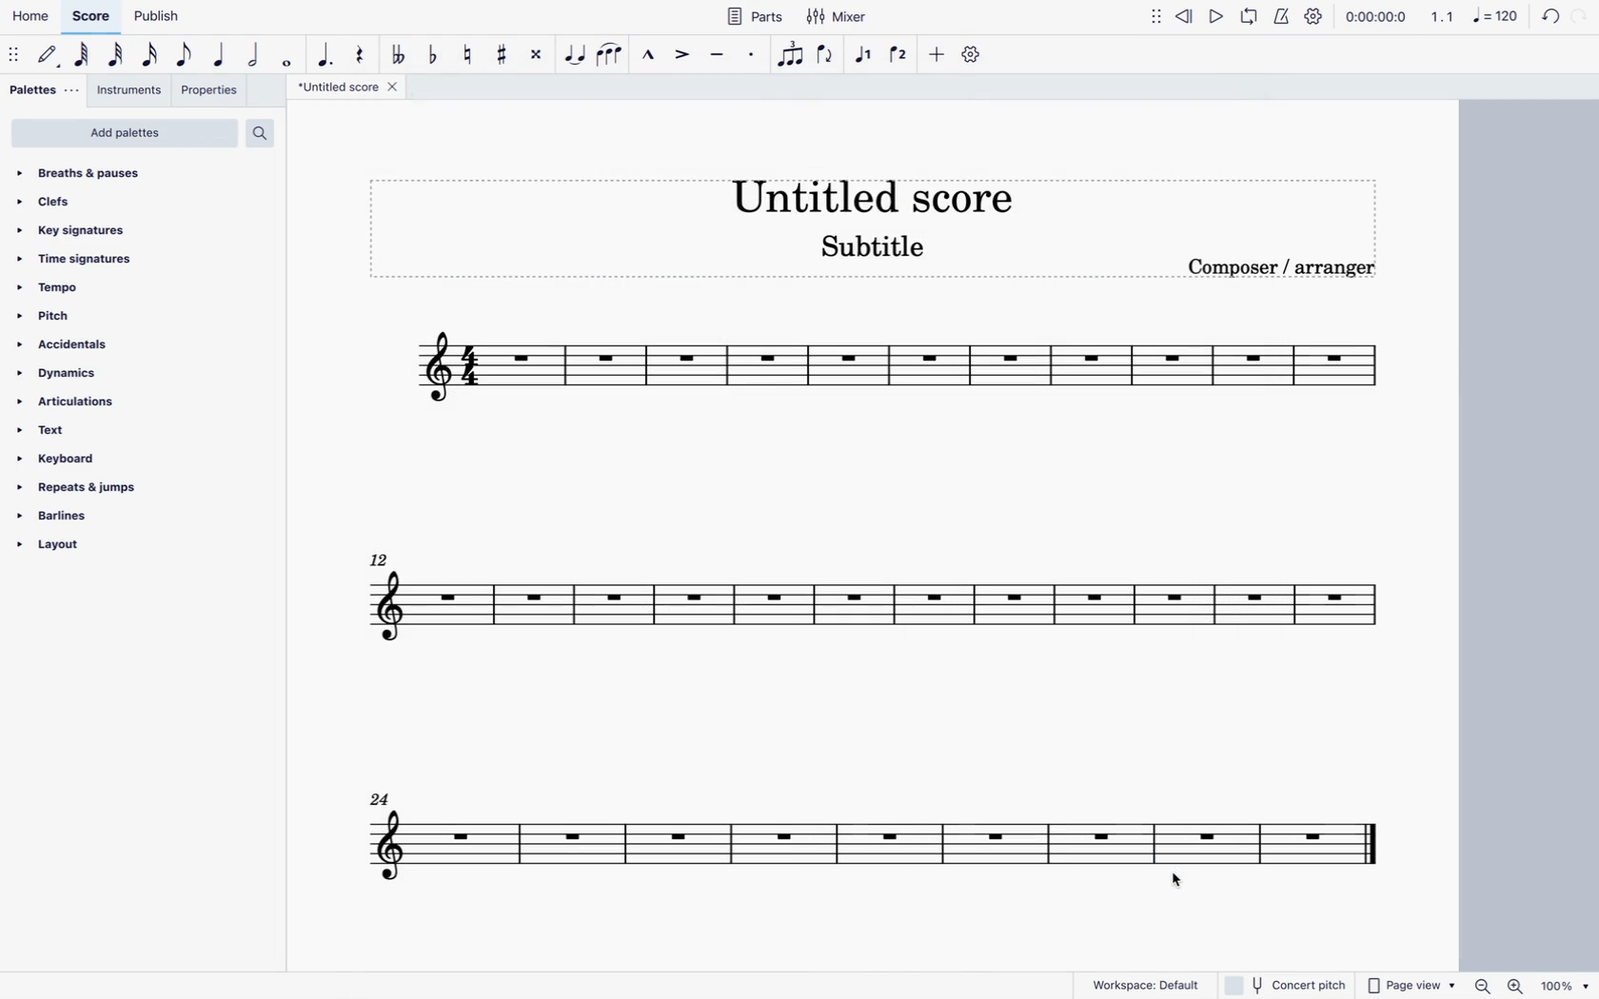 This screenshot has height=999, width=1599. Describe the element at coordinates (467, 53) in the screenshot. I see `toggle natural` at that location.